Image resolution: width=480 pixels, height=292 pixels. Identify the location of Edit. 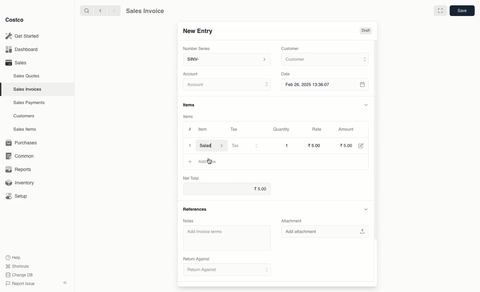
(361, 145).